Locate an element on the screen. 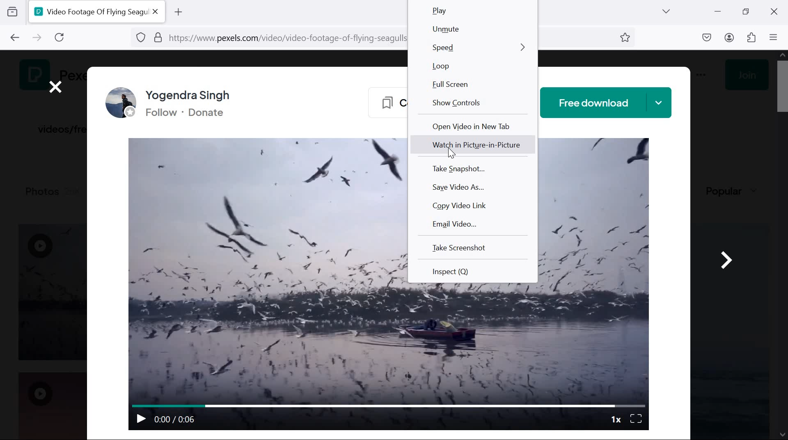 The height and width of the screenshot is (440, 788). minimize is located at coordinates (717, 10).